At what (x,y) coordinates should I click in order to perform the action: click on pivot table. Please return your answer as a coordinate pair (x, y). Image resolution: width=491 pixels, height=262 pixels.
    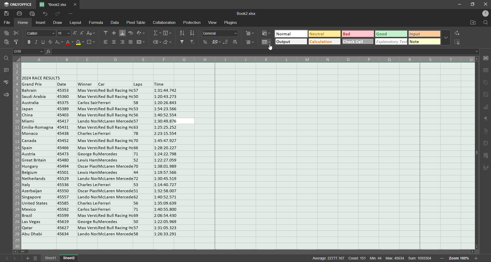
    Looking at the image, I should click on (485, 143).